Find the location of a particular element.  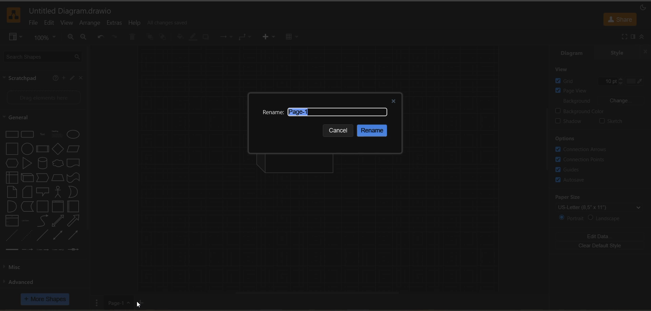

style is located at coordinates (616, 53).